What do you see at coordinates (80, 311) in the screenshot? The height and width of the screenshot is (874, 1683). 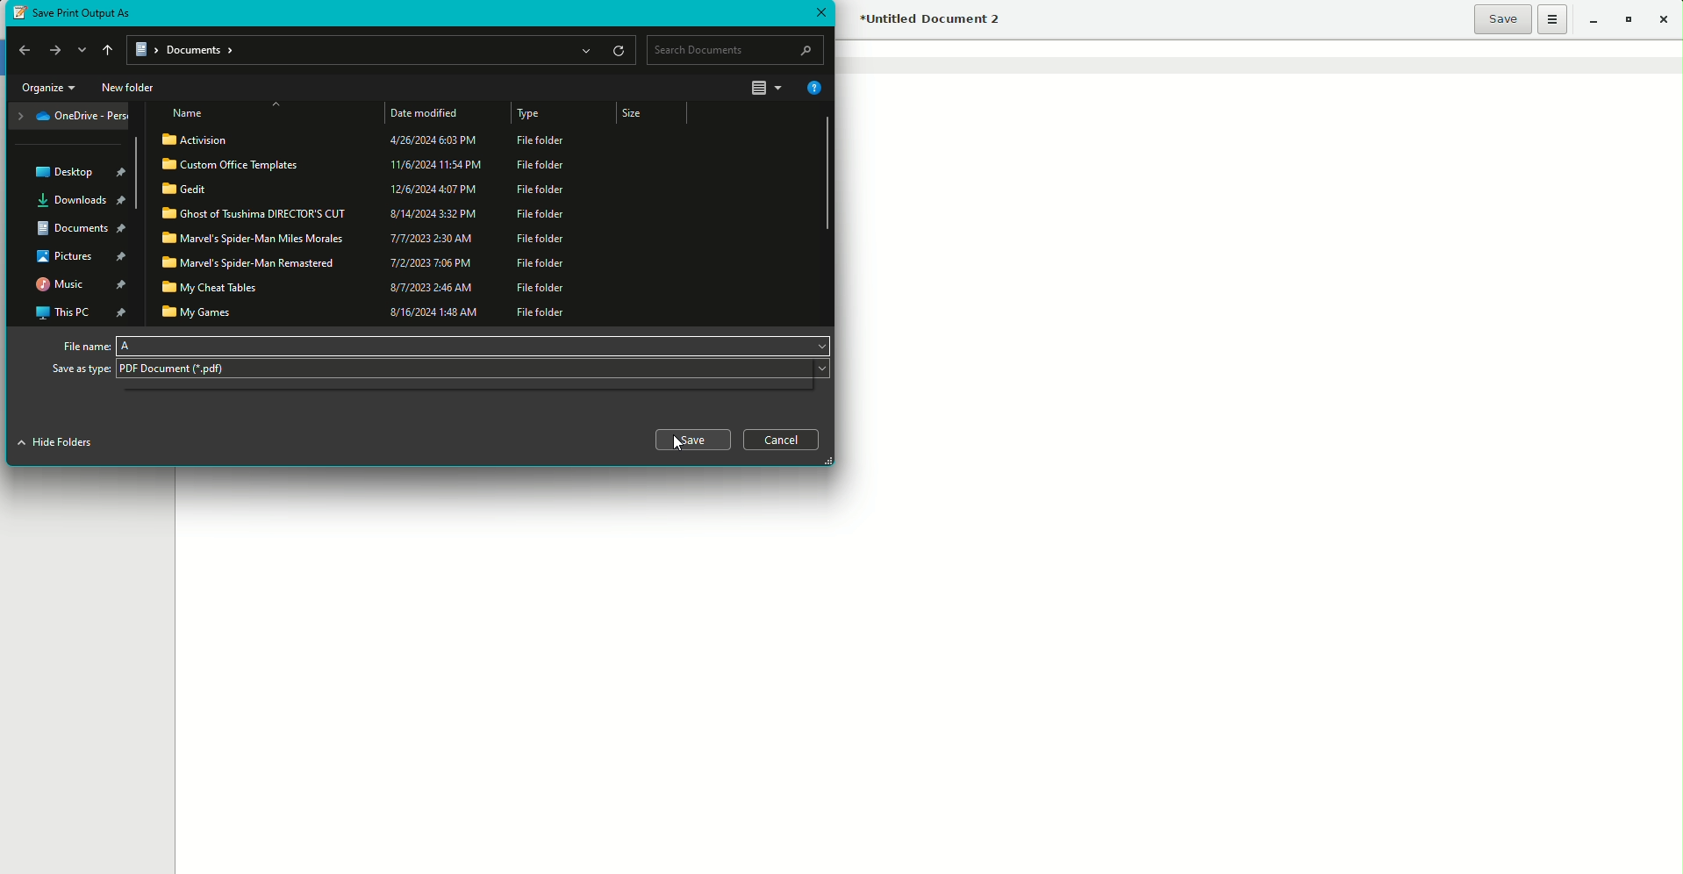 I see `This PC` at bounding box center [80, 311].